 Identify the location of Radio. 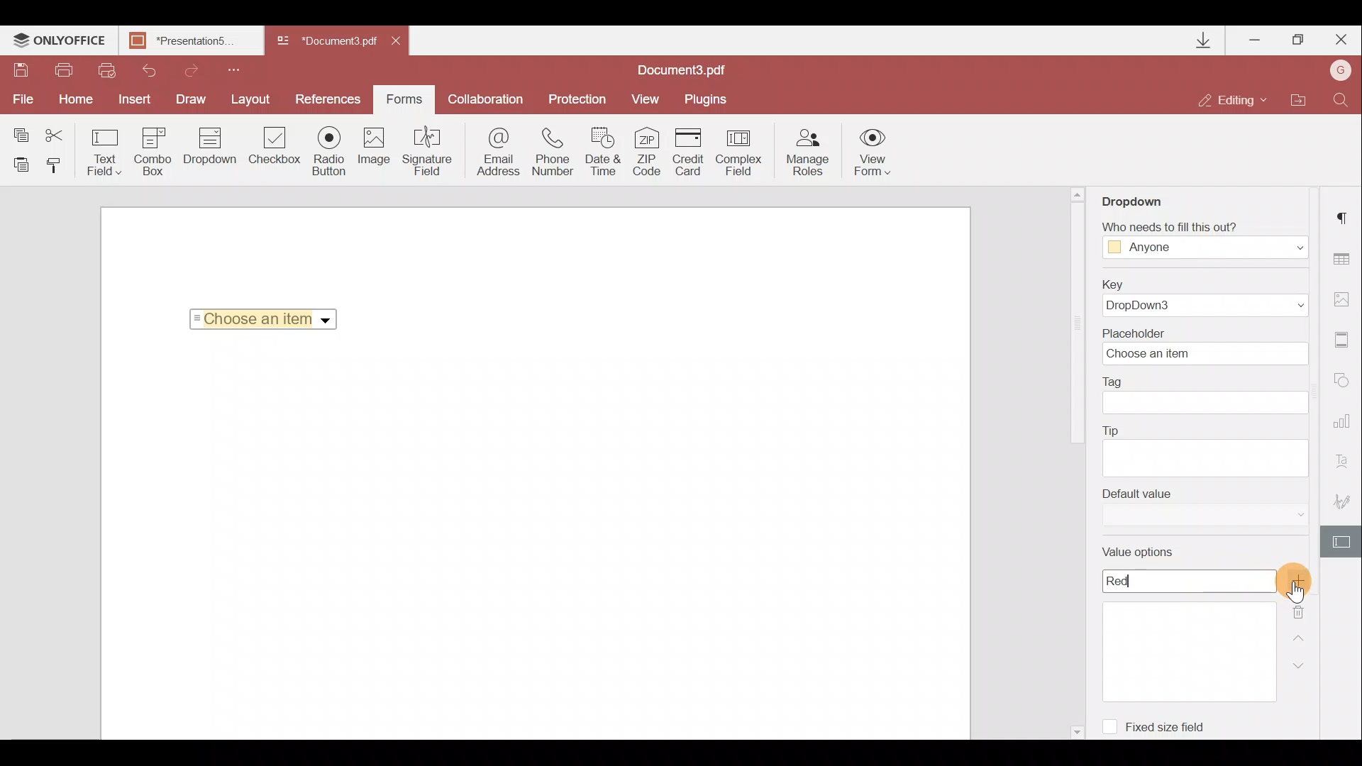
(331, 152).